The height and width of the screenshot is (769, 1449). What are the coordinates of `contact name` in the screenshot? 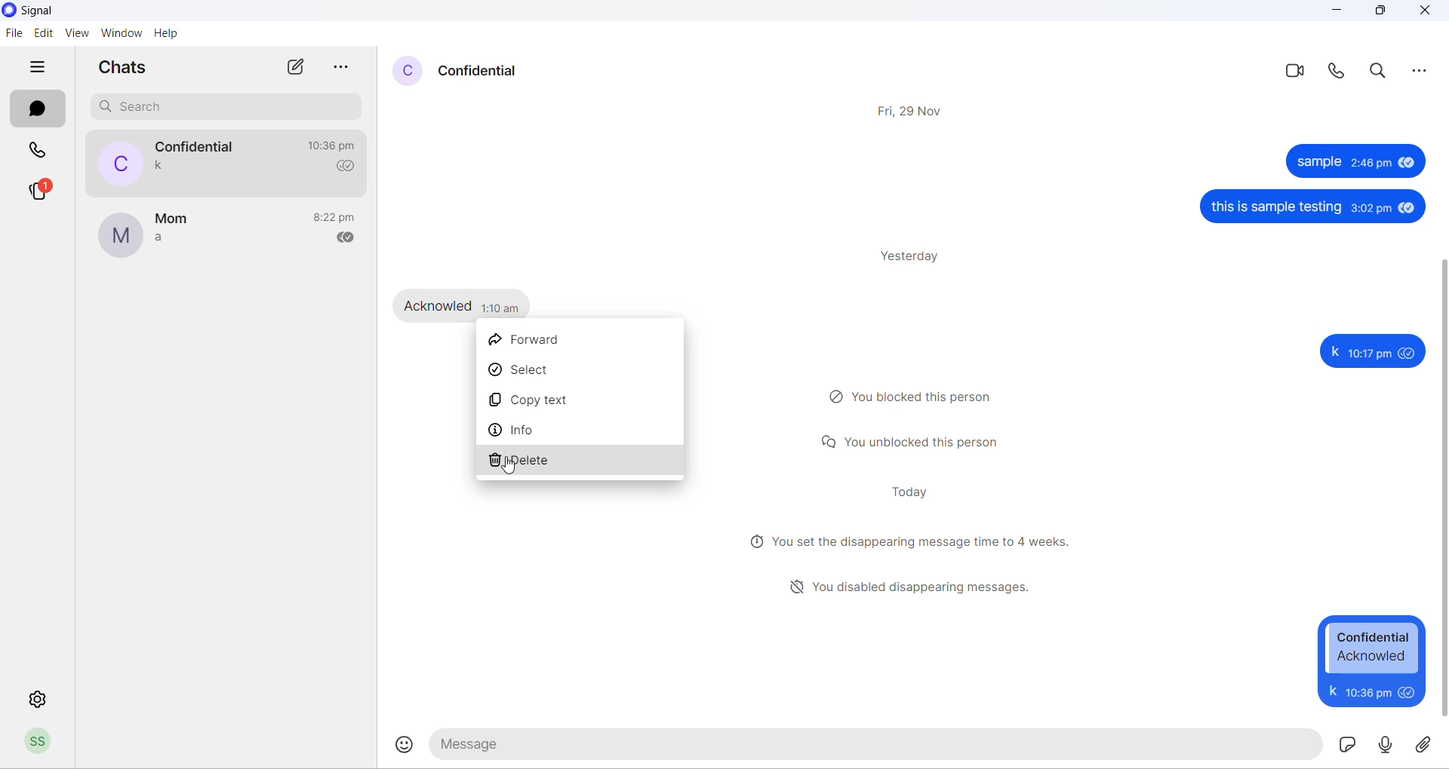 It's located at (197, 147).